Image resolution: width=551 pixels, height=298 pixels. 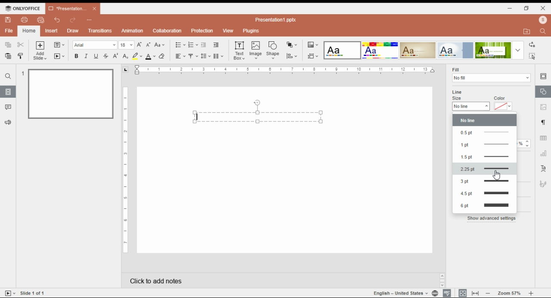 I want to click on table settings, so click(x=544, y=139).